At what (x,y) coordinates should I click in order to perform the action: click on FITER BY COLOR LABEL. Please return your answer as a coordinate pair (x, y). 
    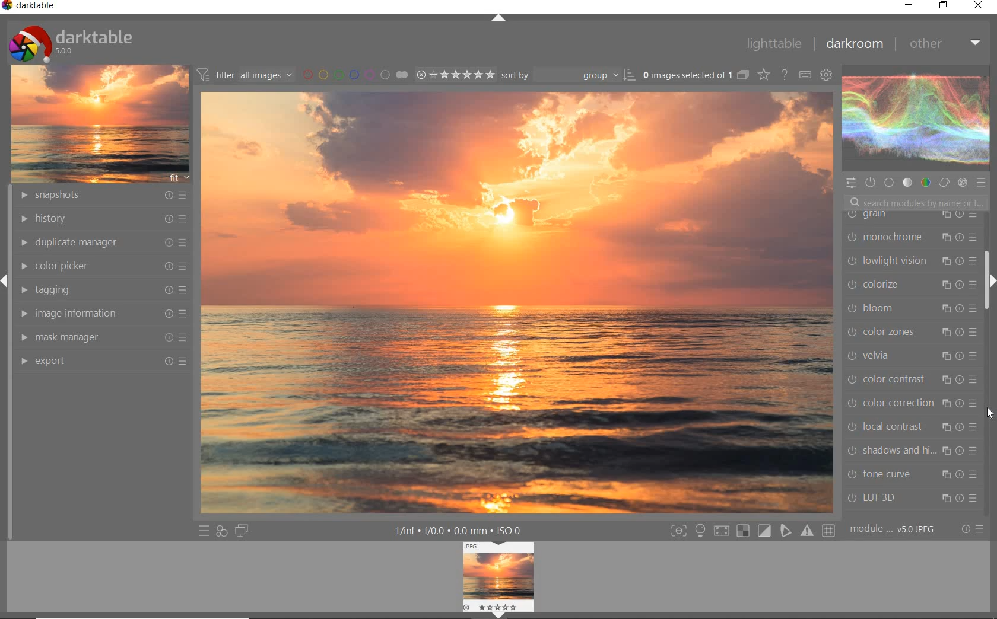
    Looking at the image, I should click on (354, 74).